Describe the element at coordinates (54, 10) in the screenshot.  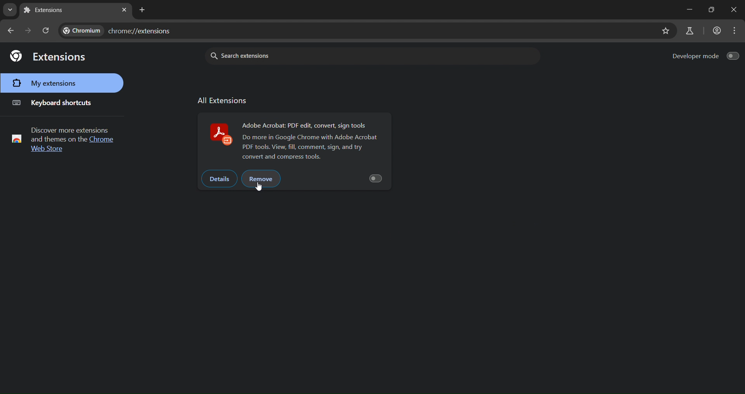
I see `current tab` at that location.